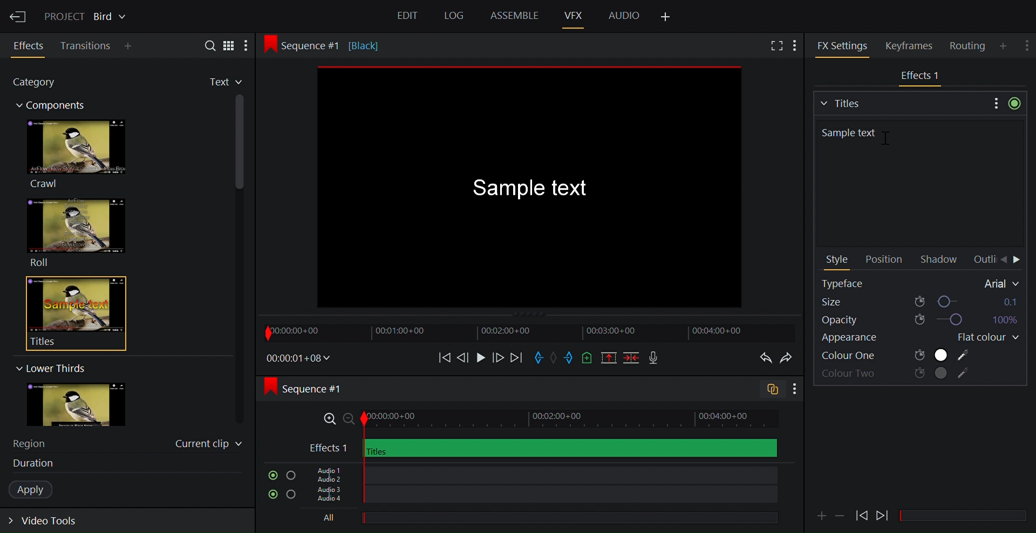 The height and width of the screenshot is (533, 1036). Describe the element at coordinates (555, 357) in the screenshot. I see `Clear marks` at that location.